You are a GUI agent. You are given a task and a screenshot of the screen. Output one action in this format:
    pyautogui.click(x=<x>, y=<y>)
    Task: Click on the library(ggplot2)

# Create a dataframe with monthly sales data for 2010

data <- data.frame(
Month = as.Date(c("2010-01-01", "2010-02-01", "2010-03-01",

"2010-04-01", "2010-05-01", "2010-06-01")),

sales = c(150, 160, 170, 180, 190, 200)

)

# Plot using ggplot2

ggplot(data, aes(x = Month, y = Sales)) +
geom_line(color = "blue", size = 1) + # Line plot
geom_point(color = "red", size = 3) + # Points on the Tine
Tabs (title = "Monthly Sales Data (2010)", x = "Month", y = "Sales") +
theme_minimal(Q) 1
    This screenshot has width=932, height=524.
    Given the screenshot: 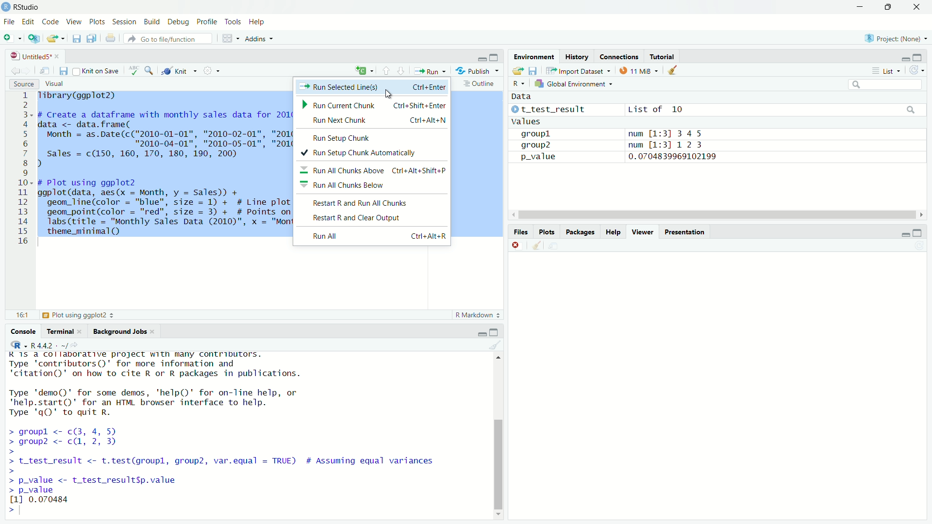 What is the action you would take?
    pyautogui.click(x=164, y=165)
    